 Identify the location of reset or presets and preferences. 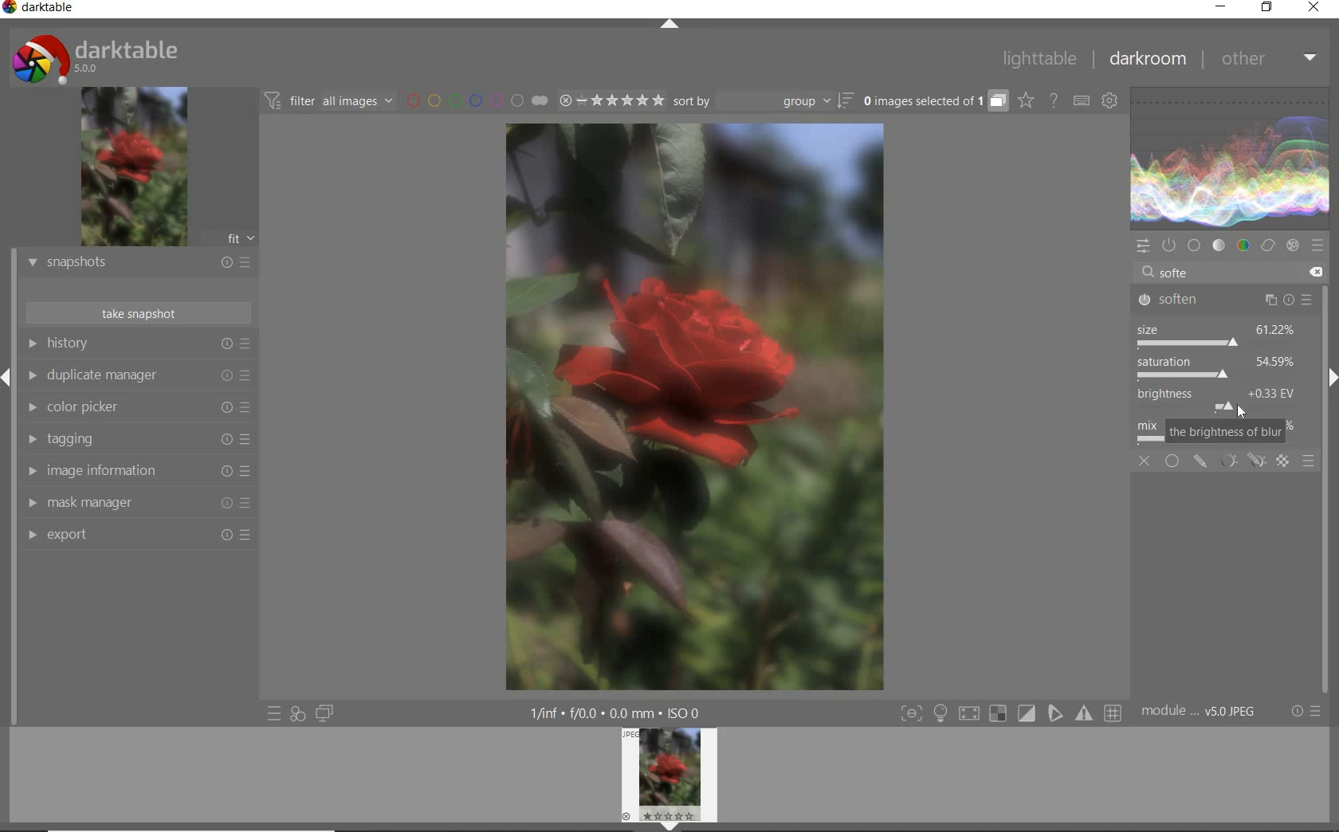
(1306, 712).